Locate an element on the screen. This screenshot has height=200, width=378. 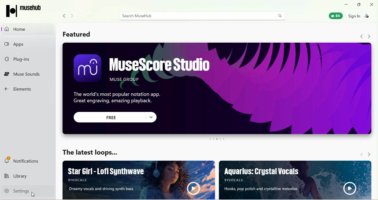
Plug-ins is located at coordinates (26, 59).